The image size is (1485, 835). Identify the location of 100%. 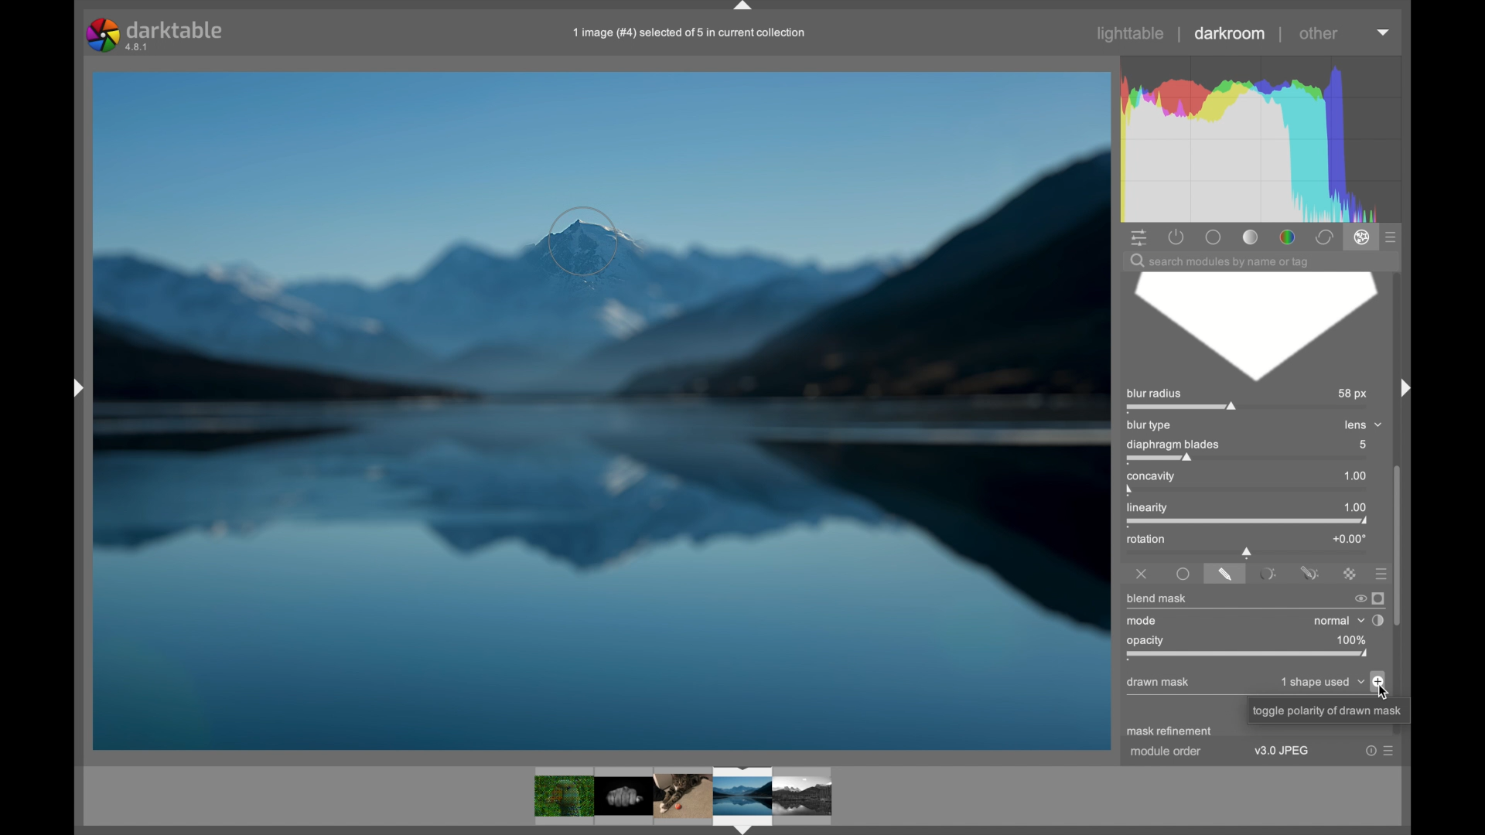
(1351, 639).